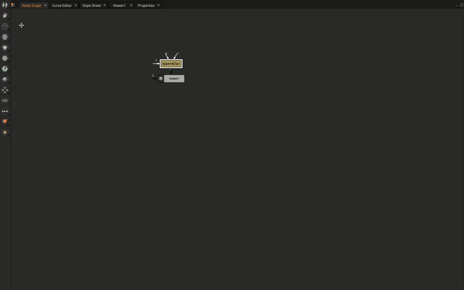  Describe the element at coordinates (455, 5) in the screenshot. I see `Maximize` at that location.